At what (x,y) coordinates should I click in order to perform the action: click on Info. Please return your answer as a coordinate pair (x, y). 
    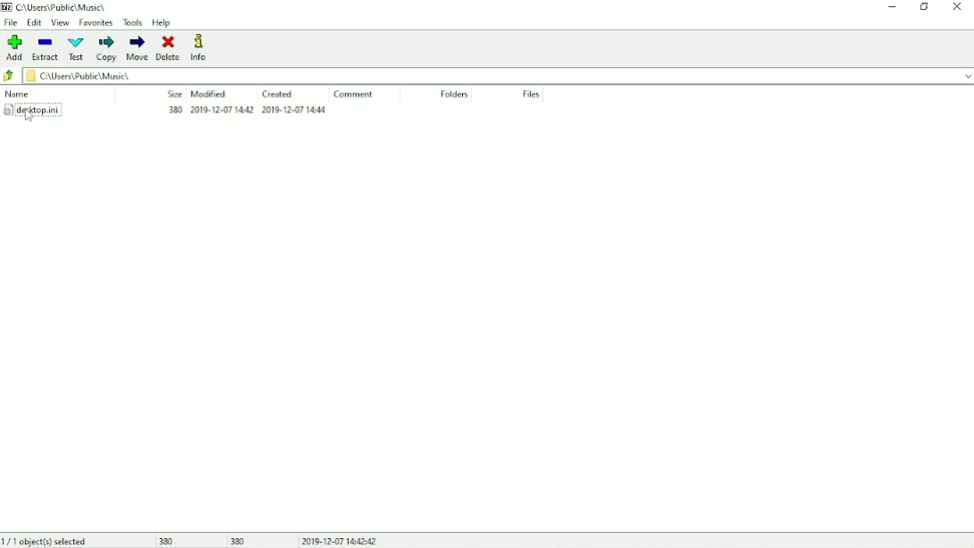
    Looking at the image, I should click on (199, 47).